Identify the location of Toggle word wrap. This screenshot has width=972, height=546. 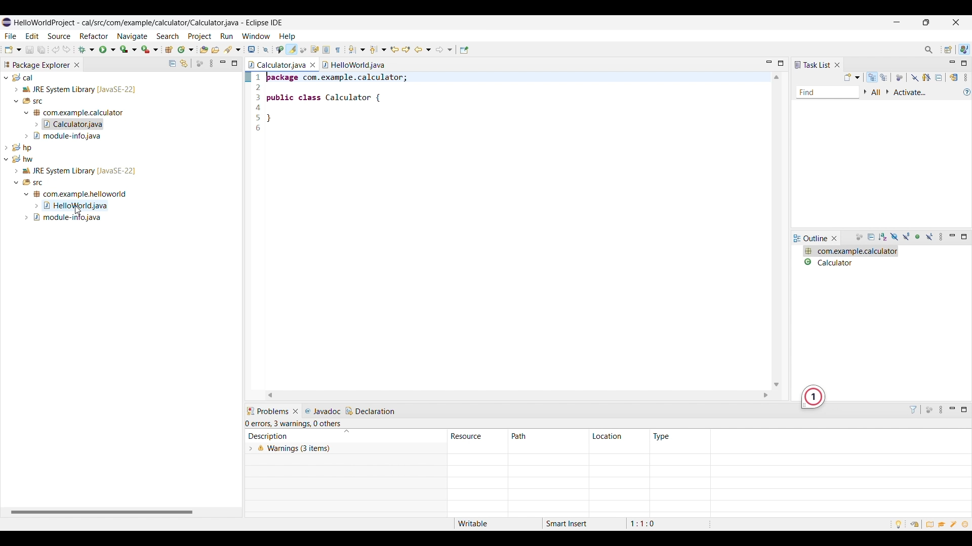
(315, 50).